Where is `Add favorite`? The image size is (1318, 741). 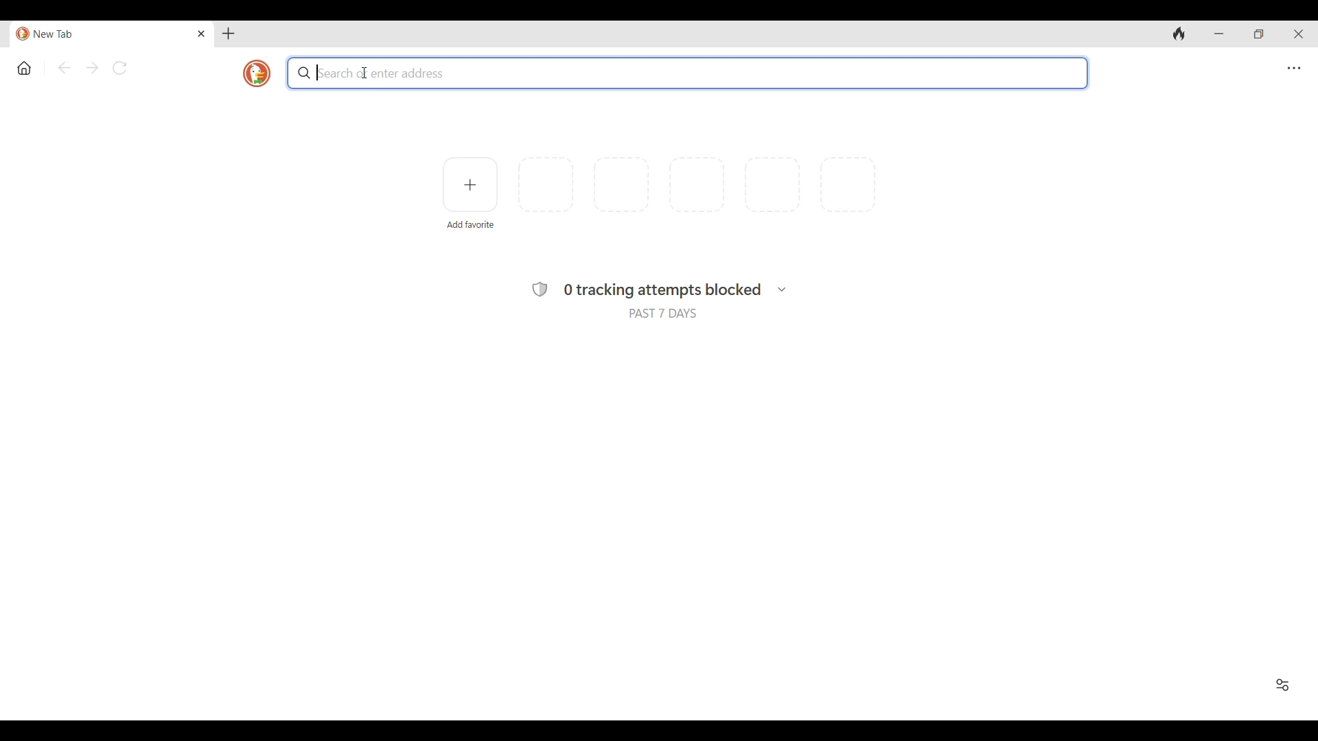 Add favorite is located at coordinates (472, 225).